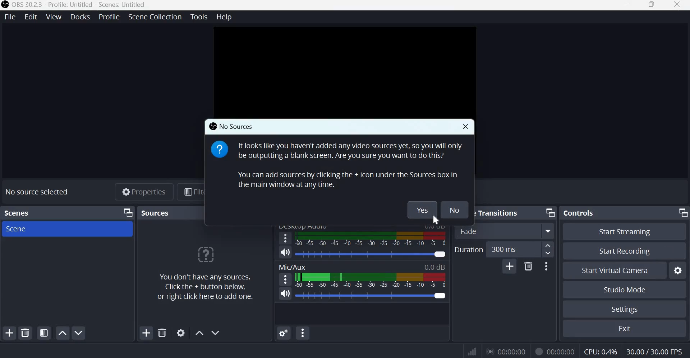 This screenshot has height=358, width=690. Describe the element at coordinates (436, 220) in the screenshot. I see `cursor` at that location.